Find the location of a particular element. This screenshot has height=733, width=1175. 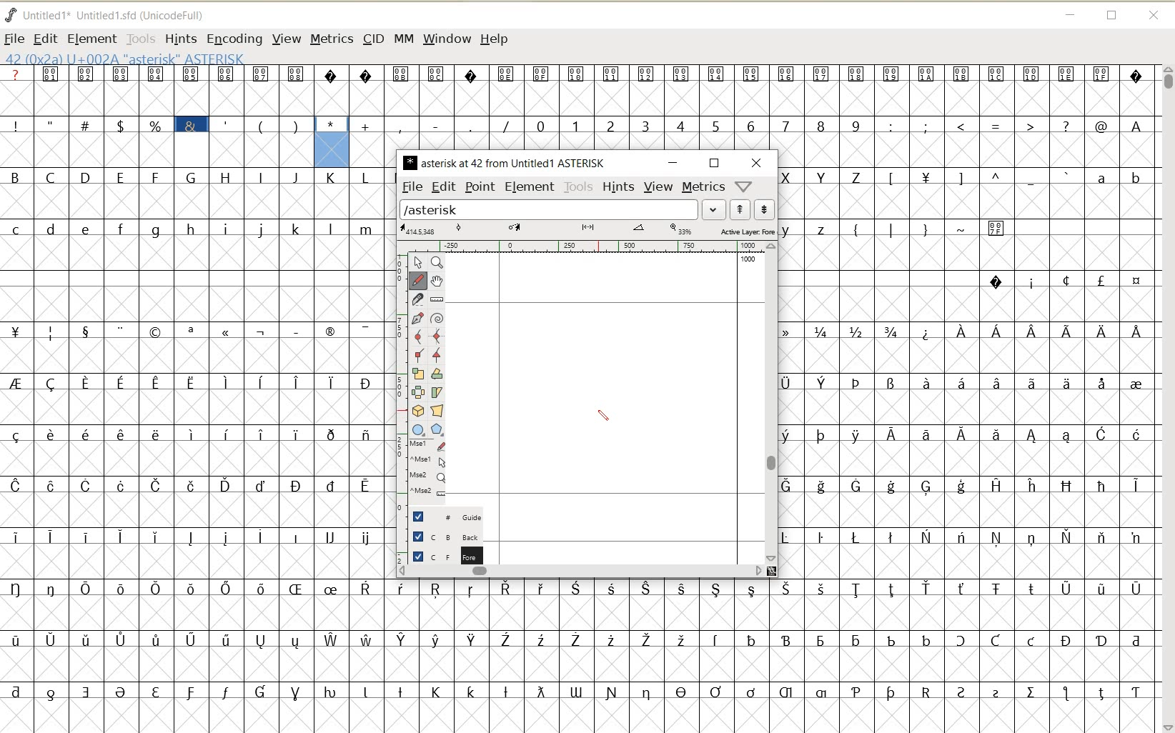

fontforge logo is located at coordinates (11, 14).